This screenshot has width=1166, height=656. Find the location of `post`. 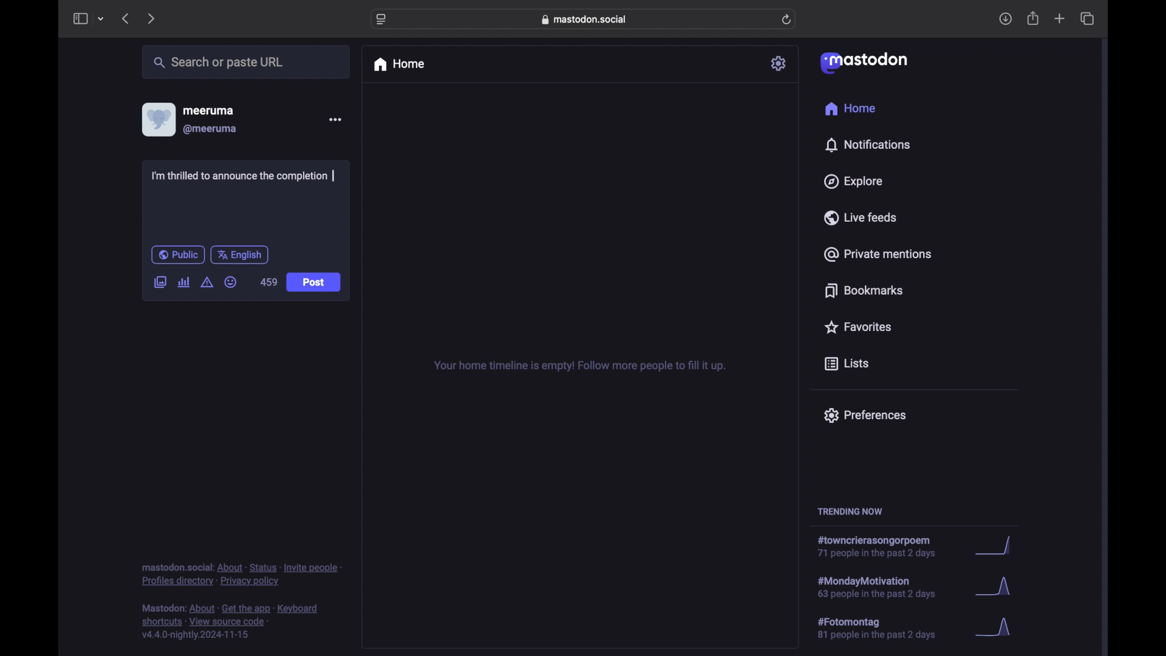

post is located at coordinates (315, 283).